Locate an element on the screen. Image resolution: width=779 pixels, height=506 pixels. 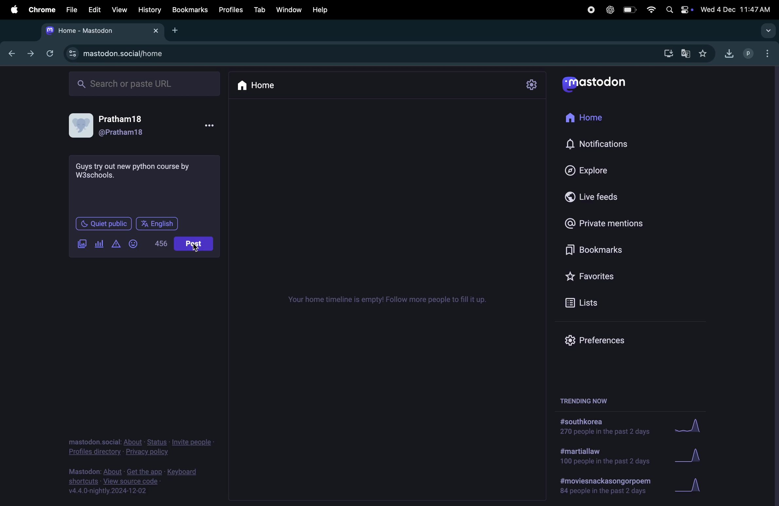
notifications is located at coordinates (597, 145).